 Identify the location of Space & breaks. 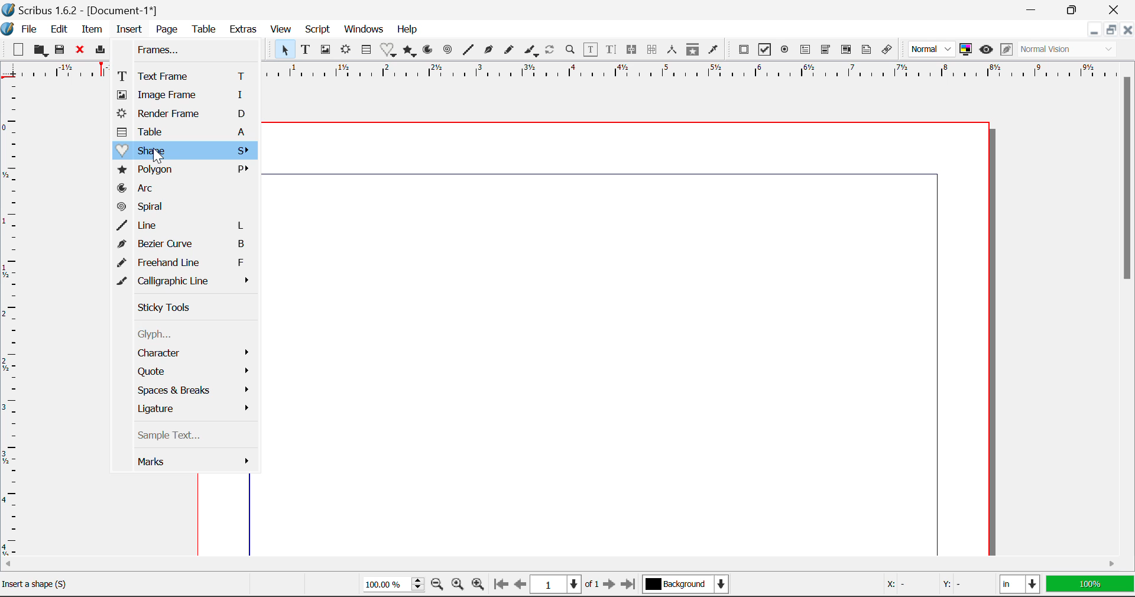
(189, 391).